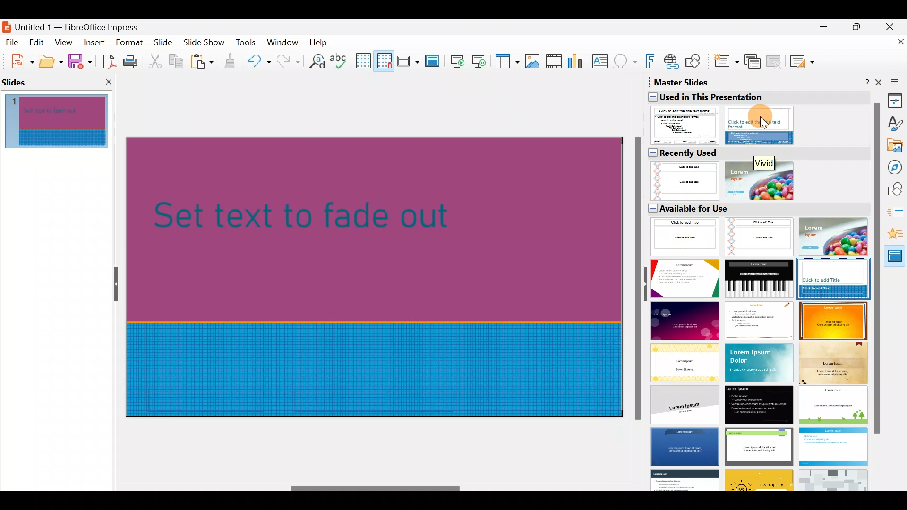  Describe the element at coordinates (434, 61) in the screenshot. I see `Master slide` at that location.